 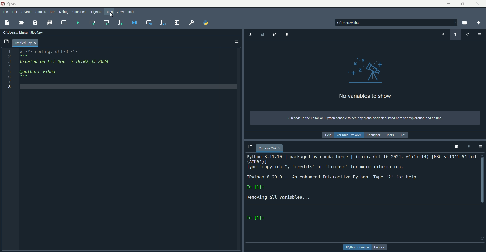 What do you see at coordinates (478, 4) in the screenshot?
I see `close` at bounding box center [478, 4].